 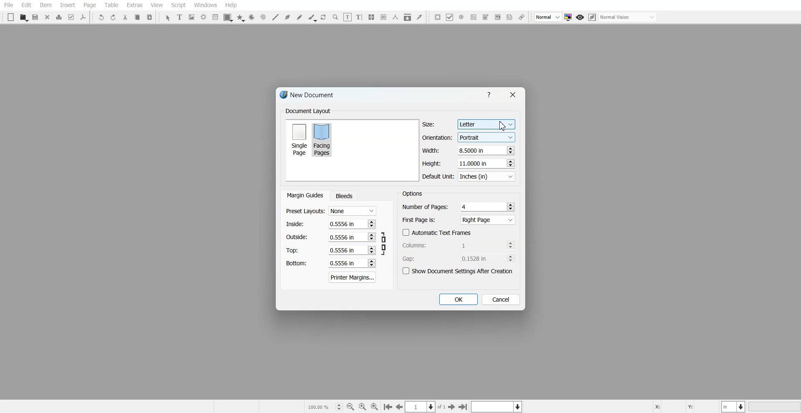 I want to click on Page, so click(x=89, y=5).